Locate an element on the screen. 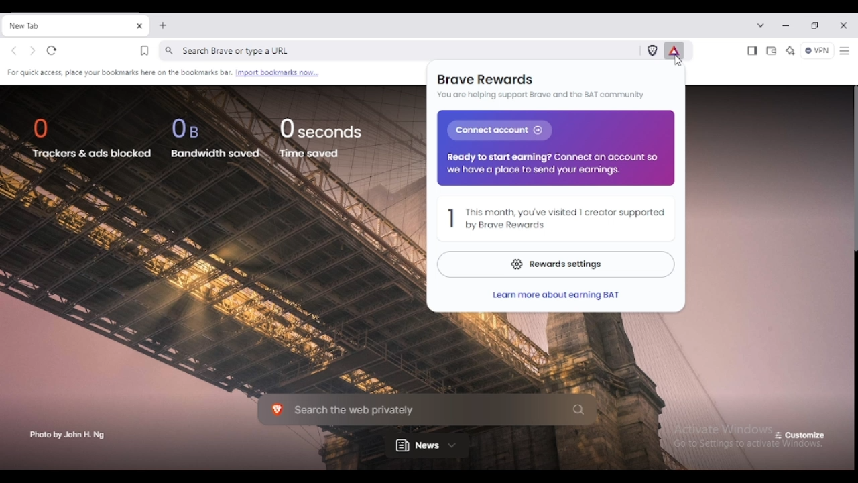 The width and height of the screenshot is (858, 483). maximize is located at coordinates (815, 25).